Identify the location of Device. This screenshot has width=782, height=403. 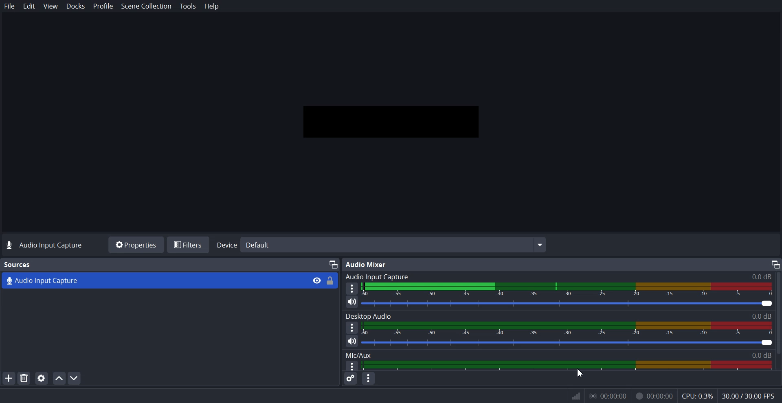
(382, 245).